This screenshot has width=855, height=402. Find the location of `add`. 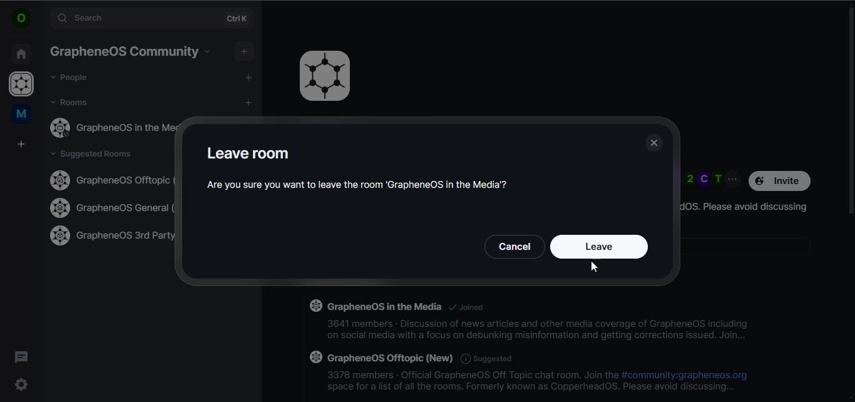

add is located at coordinates (245, 50).